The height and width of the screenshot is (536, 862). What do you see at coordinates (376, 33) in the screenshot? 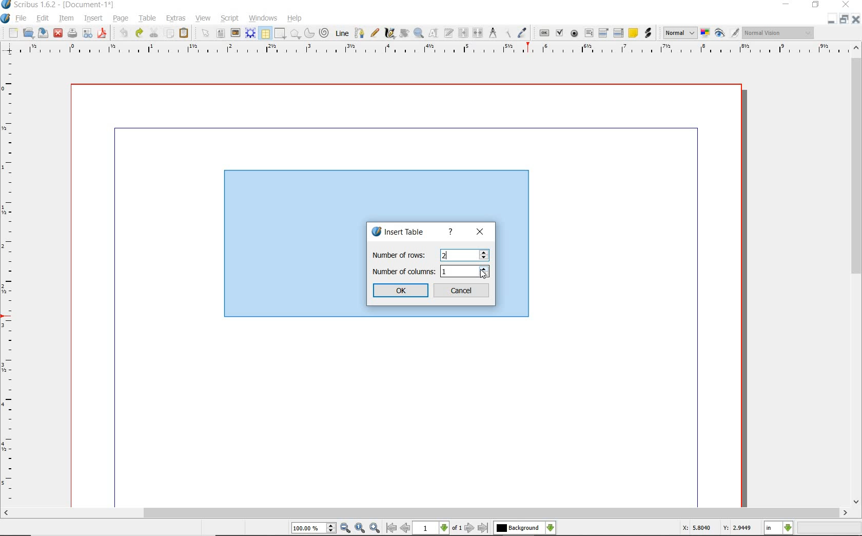
I see `freehand line` at bounding box center [376, 33].